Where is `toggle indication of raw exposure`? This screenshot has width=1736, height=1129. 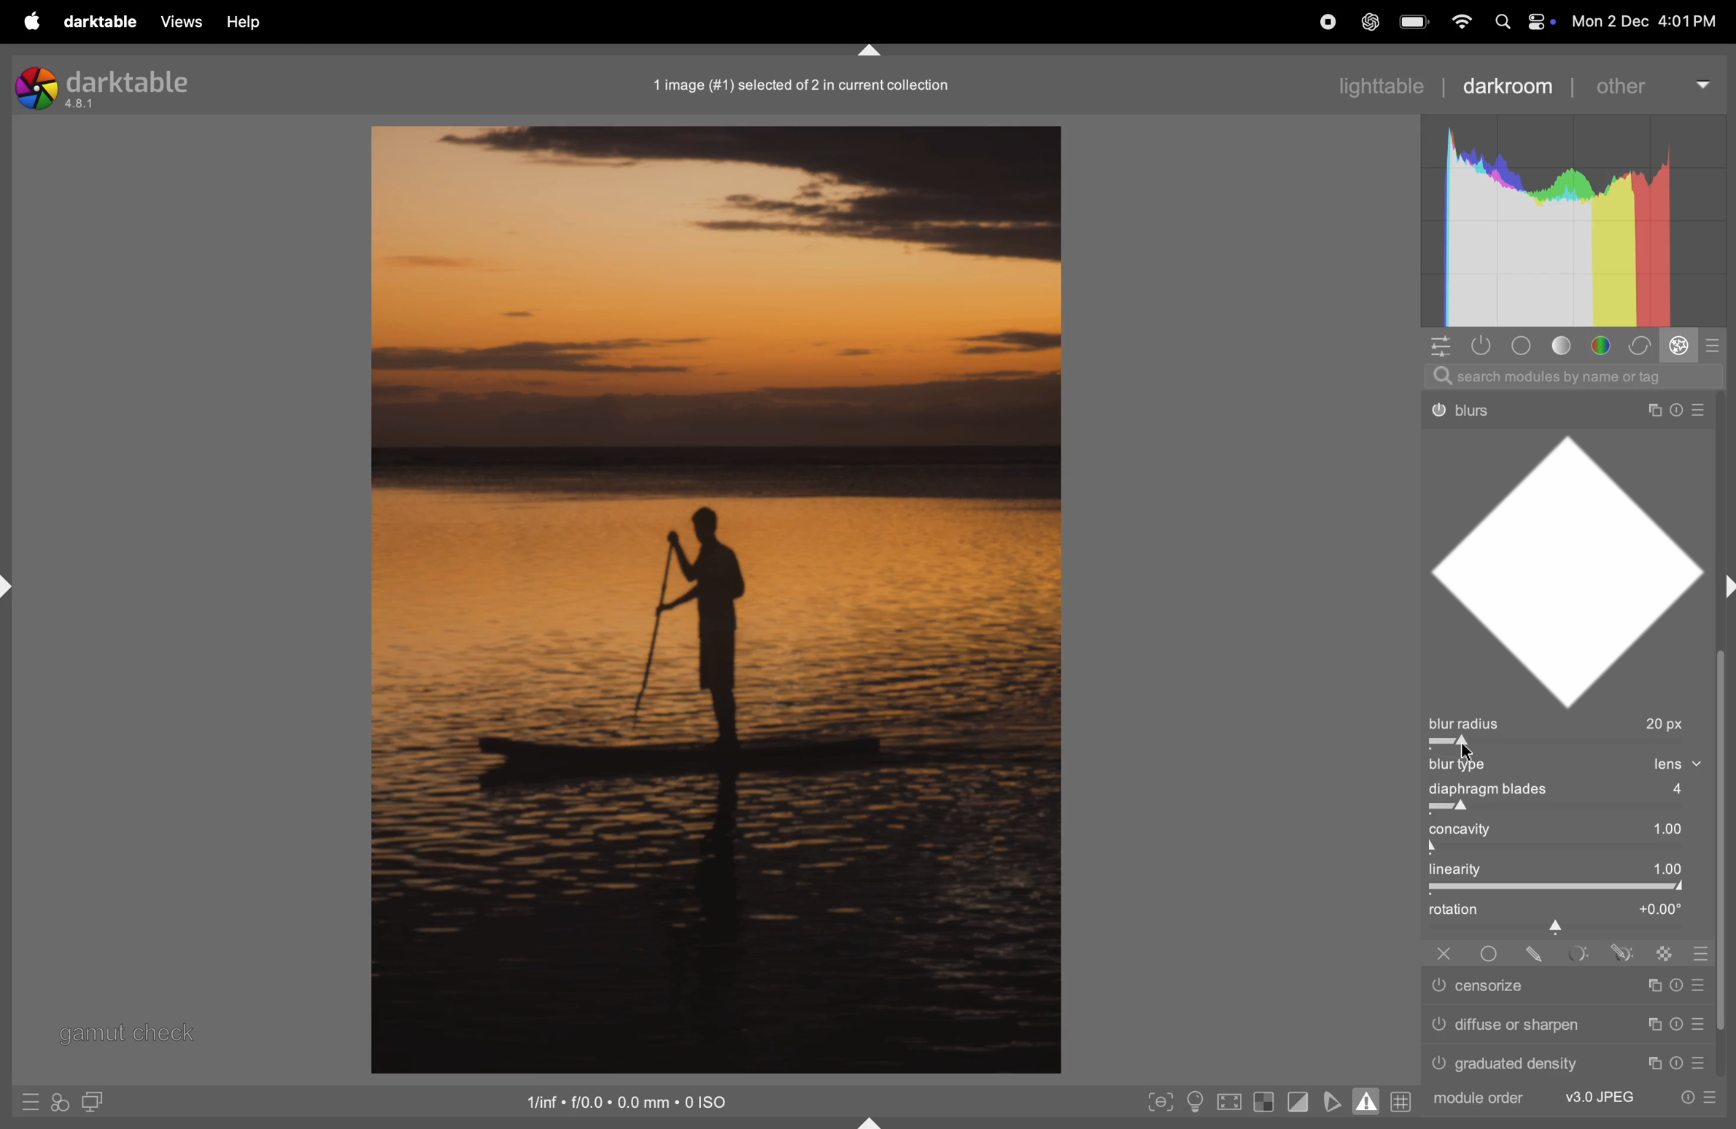 toggle indication of raw exposure is located at coordinates (1266, 1103).